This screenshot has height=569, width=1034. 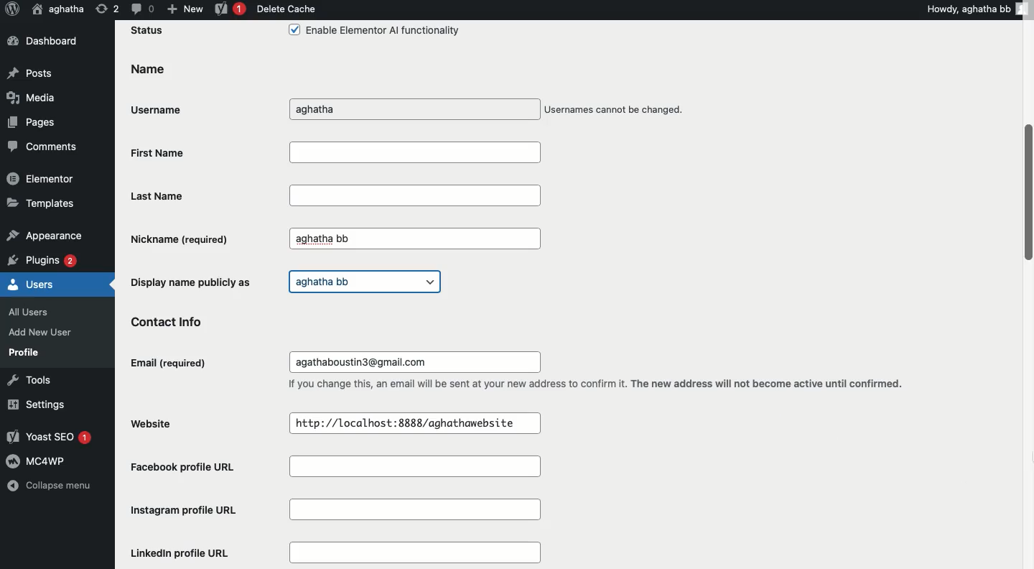 What do you see at coordinates (148, 31) in the screenshot?
I see `Status` at bounding box center [148, 31].